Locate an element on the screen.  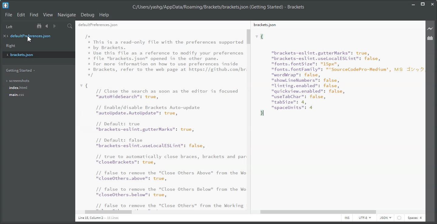
main.css is located at coordinates (37, 97).